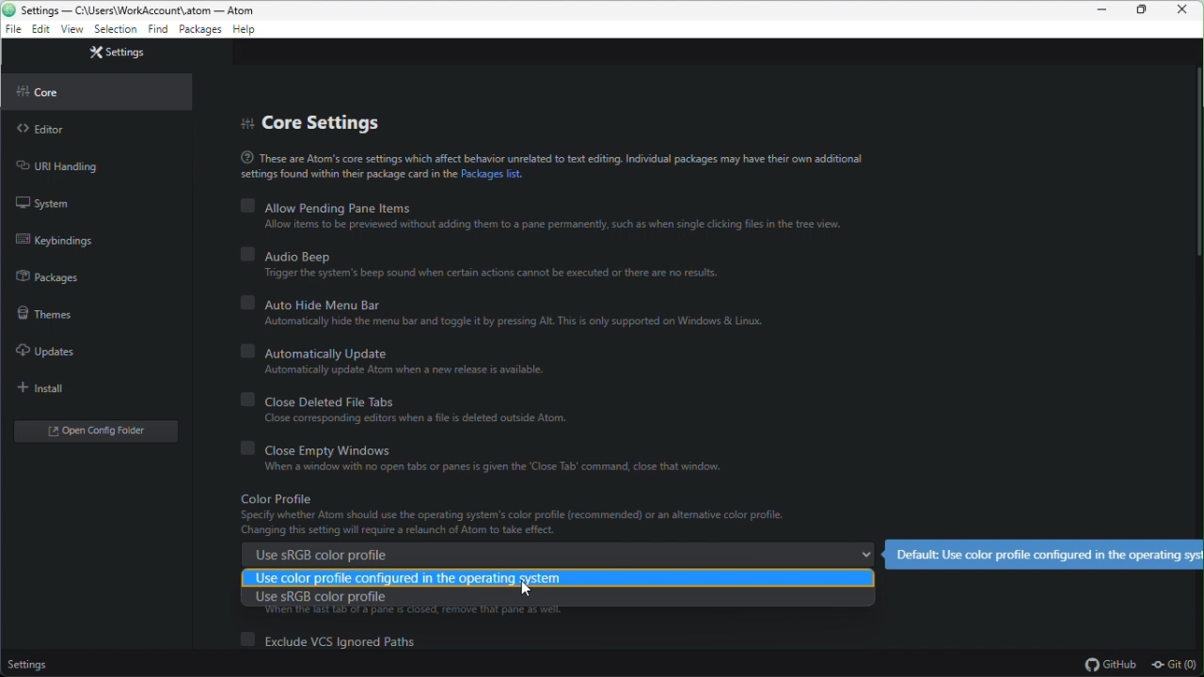 This screenshot has width=1204, height=677. Describe the element at coordinates (336, 639) in the screenshot. I see `Exclude VCS ignored path` at that location.